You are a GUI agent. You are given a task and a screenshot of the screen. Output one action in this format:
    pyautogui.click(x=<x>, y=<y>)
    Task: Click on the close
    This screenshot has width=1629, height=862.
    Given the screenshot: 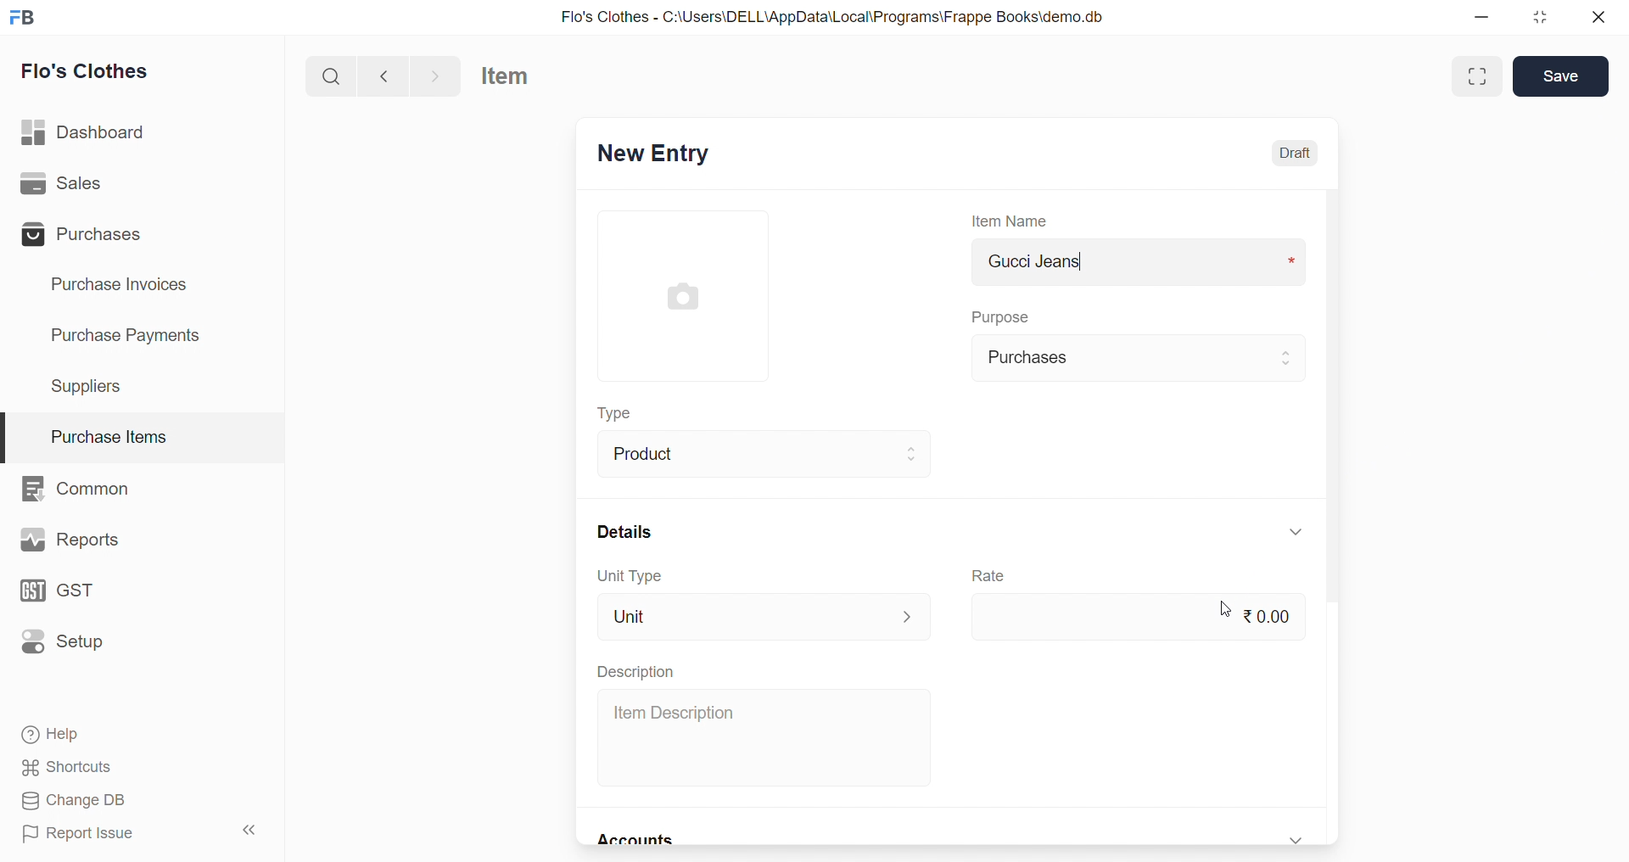 What is the action you would take?
    pyautogui.click(x=1593, y=17)
    